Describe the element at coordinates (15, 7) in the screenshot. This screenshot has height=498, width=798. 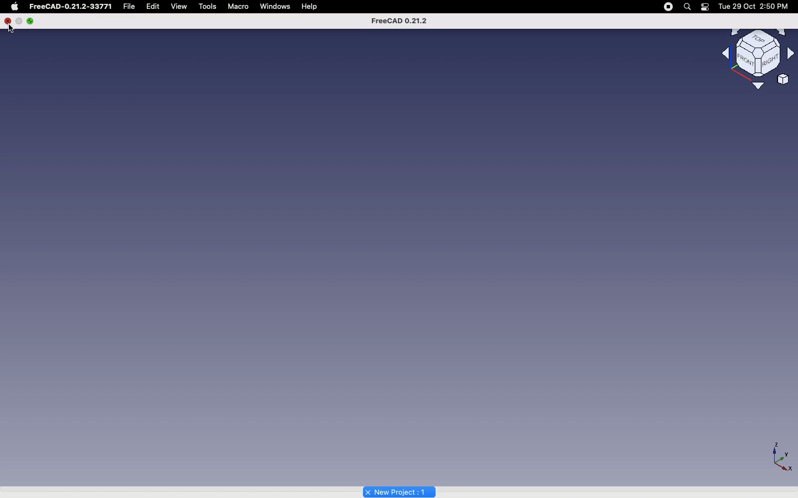
I see `Apple logo` at that location.